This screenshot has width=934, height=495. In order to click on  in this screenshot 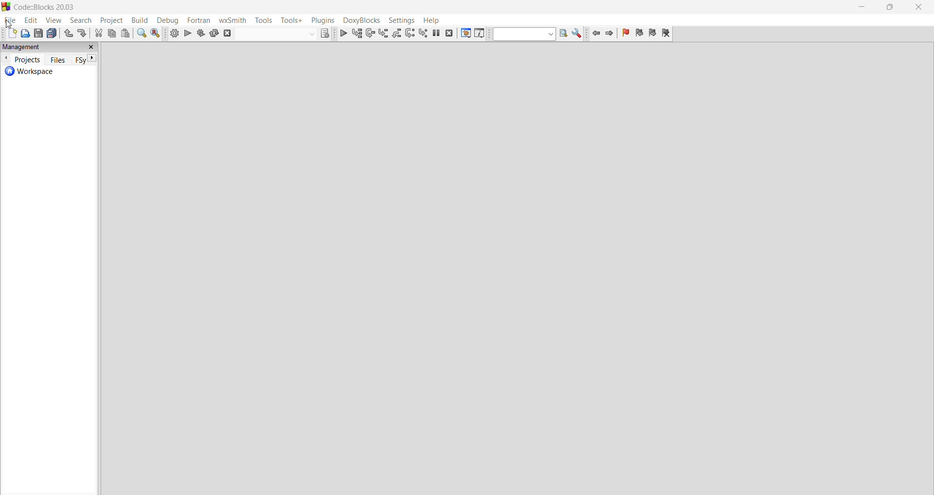, I will do `click(360, 20)`.